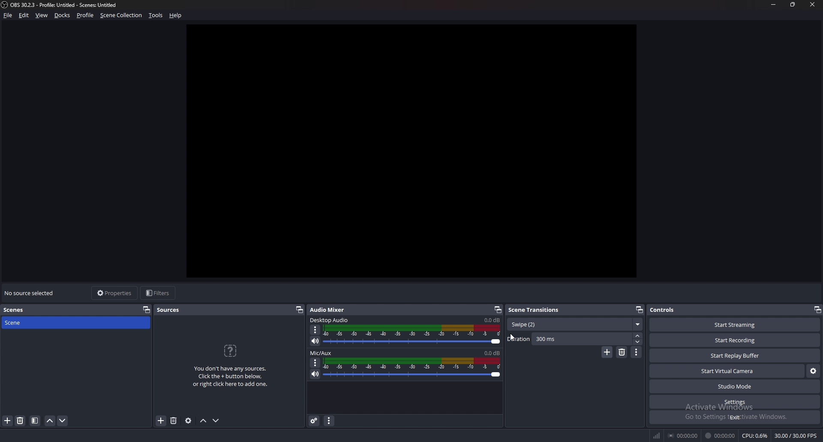 This screenshot has height=442, width=823. What do you see at coordinates (569, 339) in the screenshot?
I see `duration` at bounding box center [569, 339].